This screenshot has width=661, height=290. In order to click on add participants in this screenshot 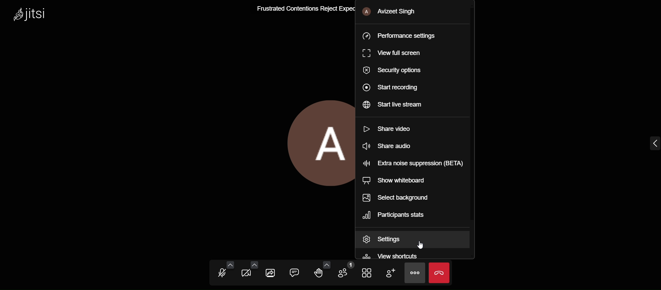, I will do `click(388, 272)`.